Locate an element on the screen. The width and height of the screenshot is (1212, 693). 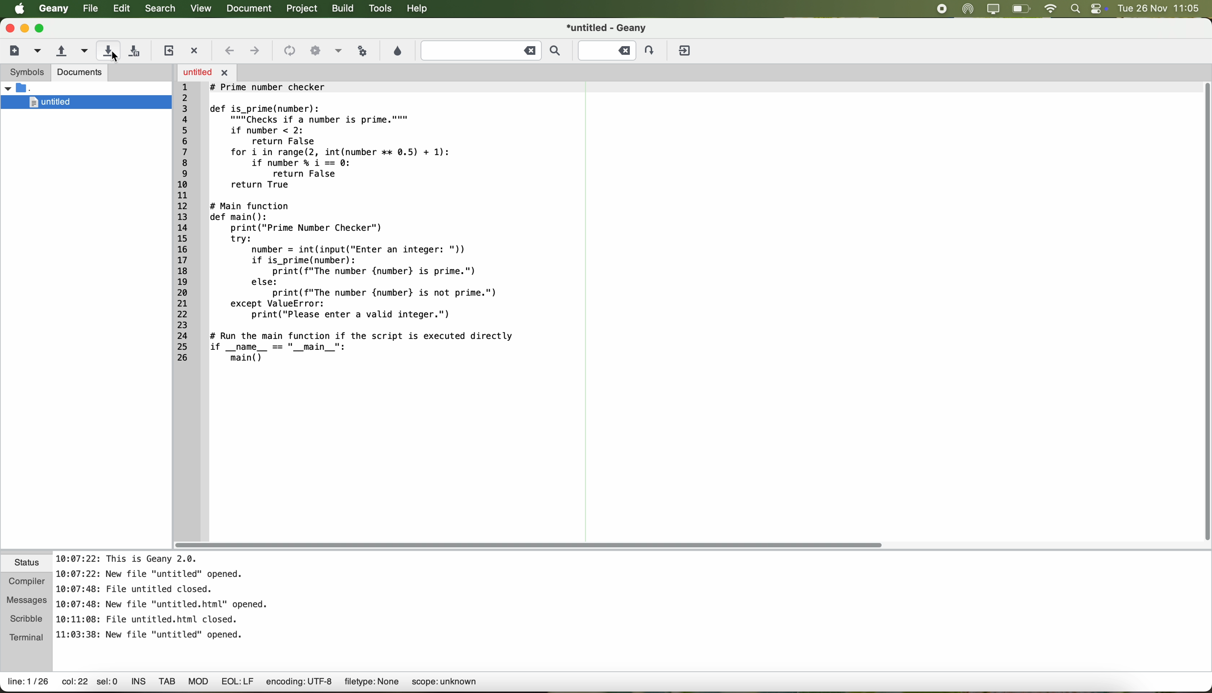
compiler is located at coordinates (27, 580).